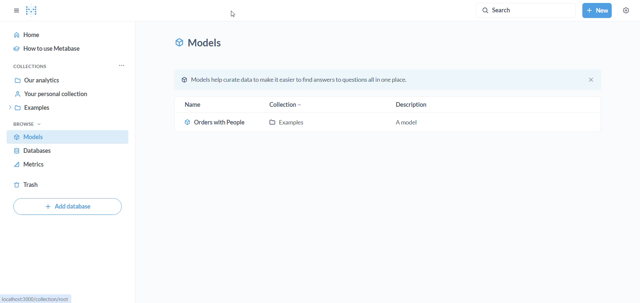 The height and width of the screenshot is (303, 640). What do you see at coordinates (526, 10) in the screenshot?
I see `Search button` at bounding box center [526, 10].